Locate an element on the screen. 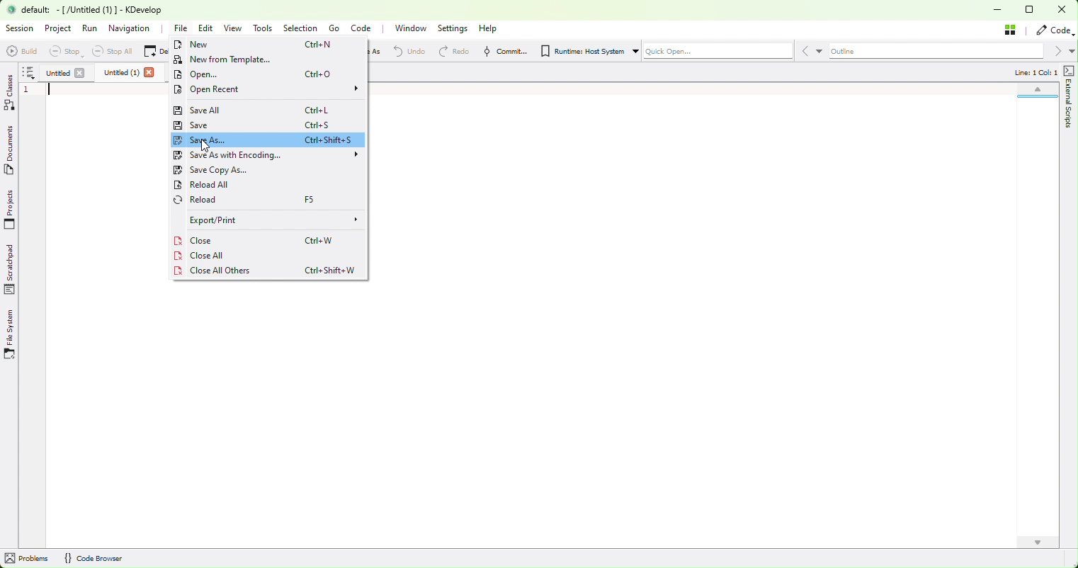  Ctrl+0 is located at coordinates (319, 73).